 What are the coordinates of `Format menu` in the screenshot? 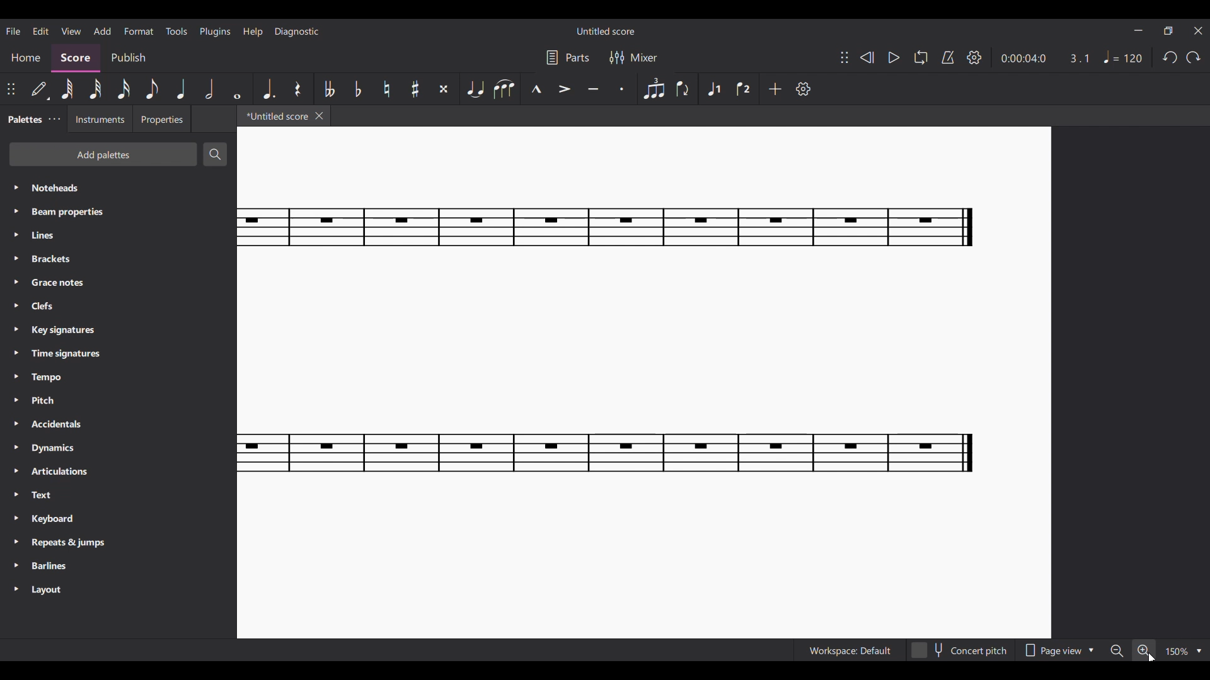 It's located at (139, 31).